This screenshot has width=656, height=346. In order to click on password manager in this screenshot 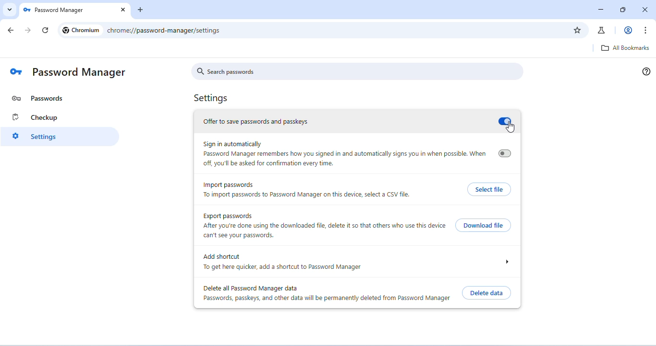, I will do `click(81, 73)`.